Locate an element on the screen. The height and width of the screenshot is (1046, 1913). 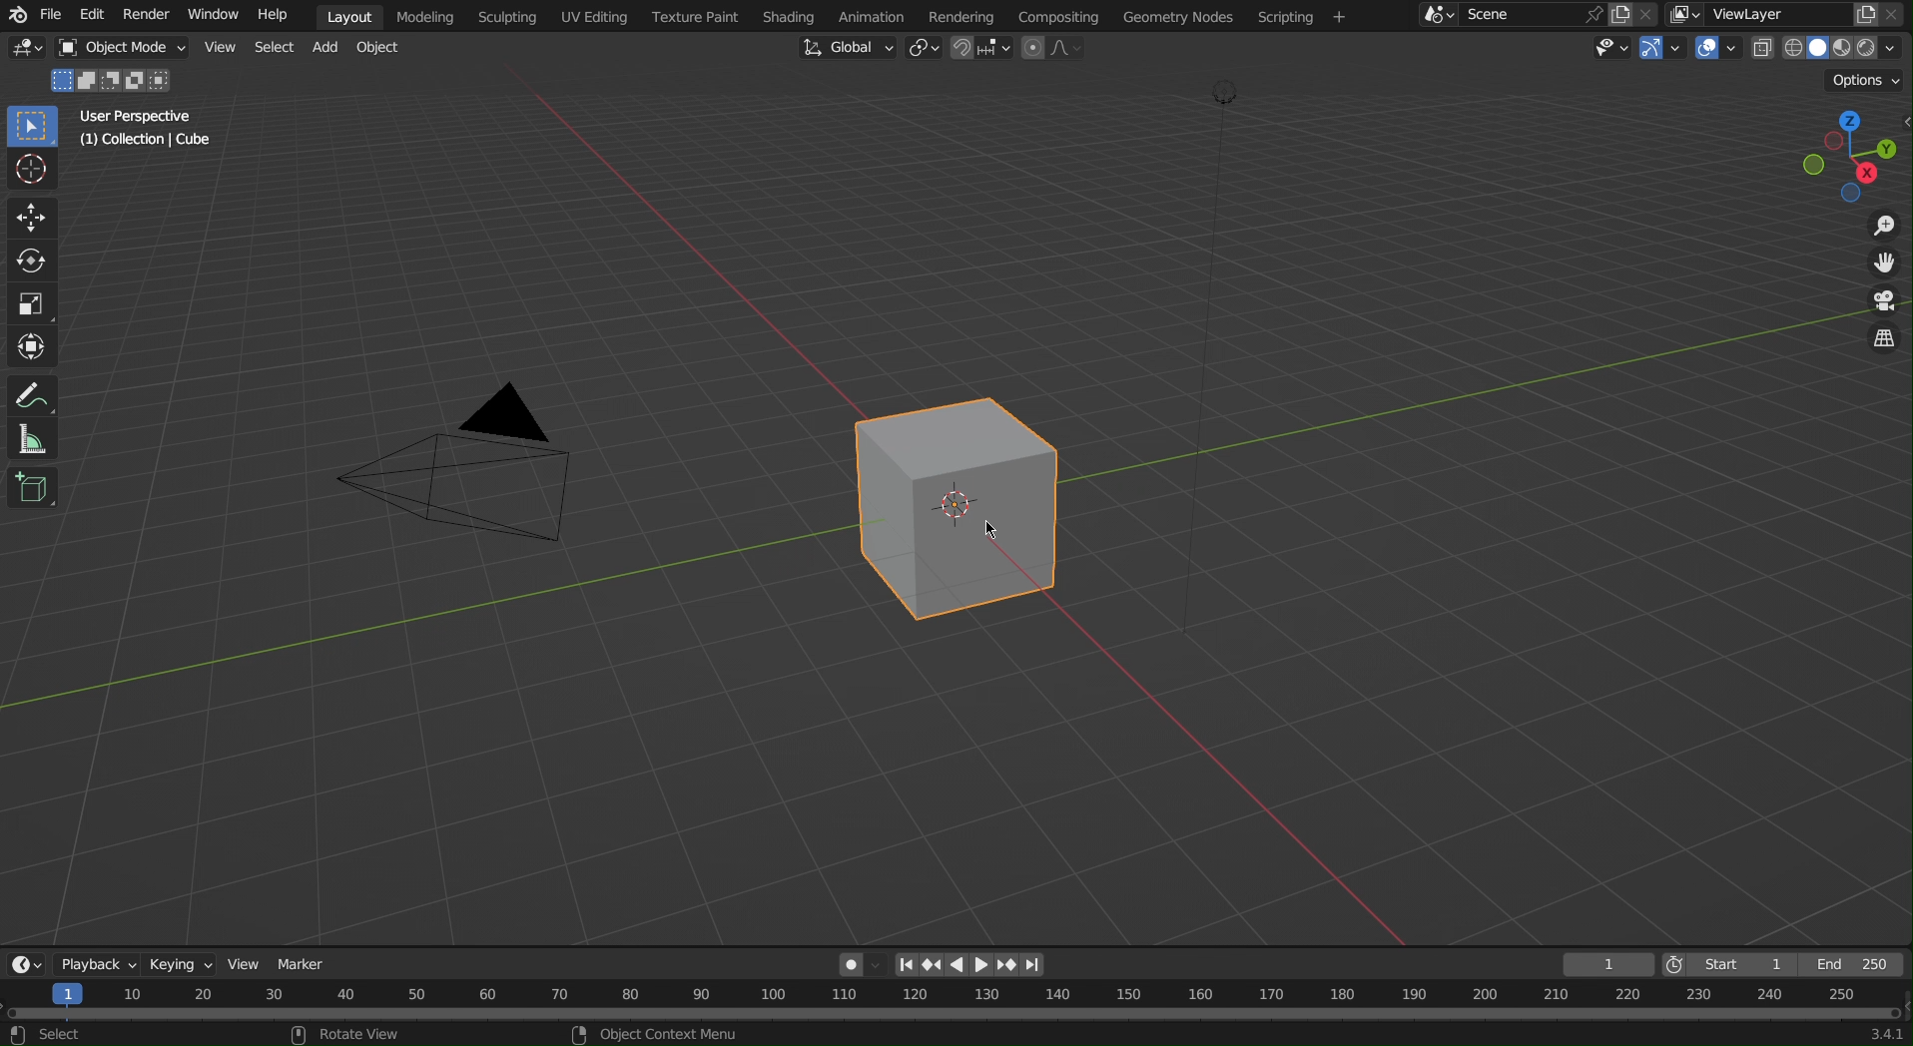
Show Gizmo is located at coordinates (1663, 51).